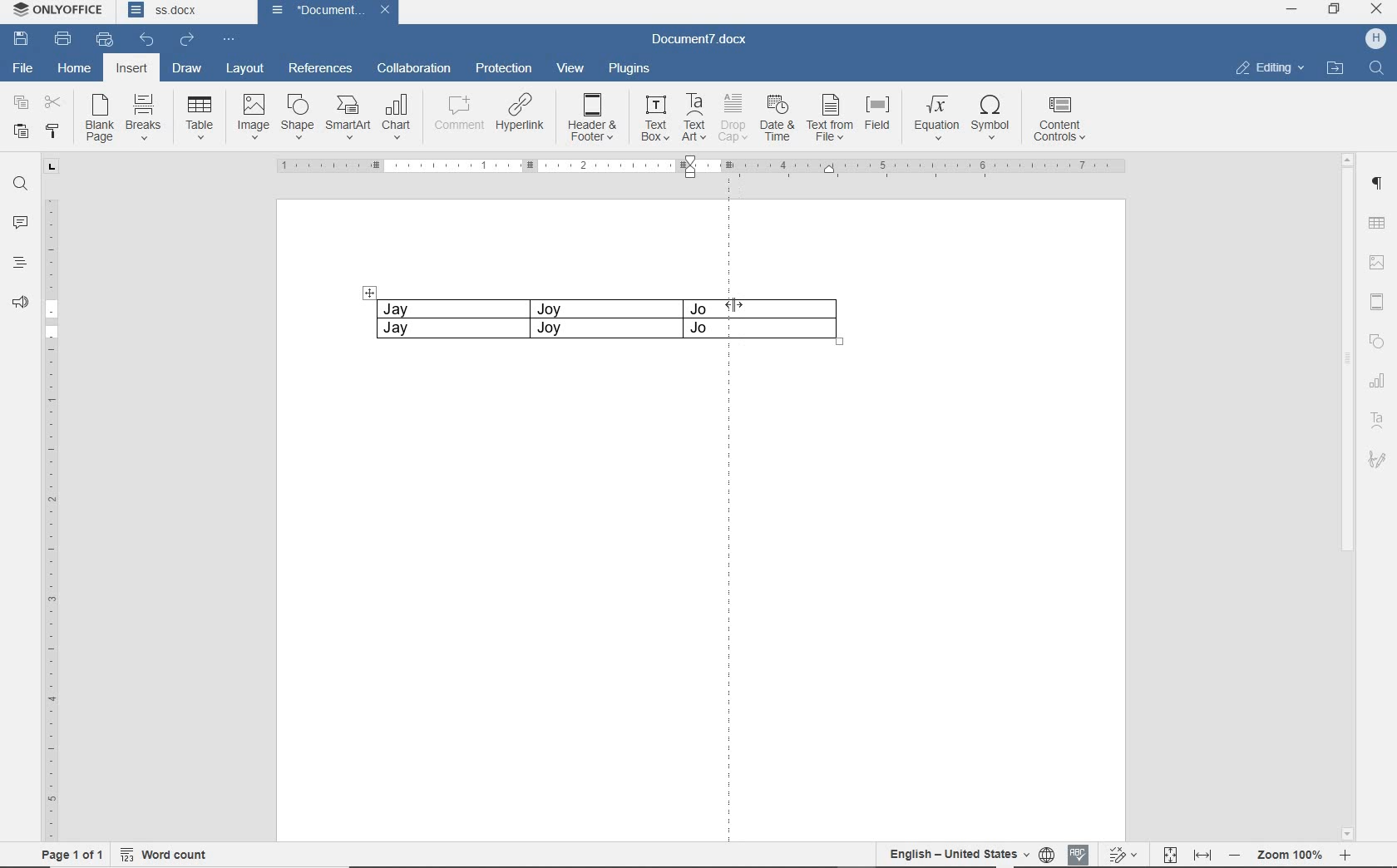 This screenshot has width=1397, height=868. I want to click on COPY, so click(21, 104).